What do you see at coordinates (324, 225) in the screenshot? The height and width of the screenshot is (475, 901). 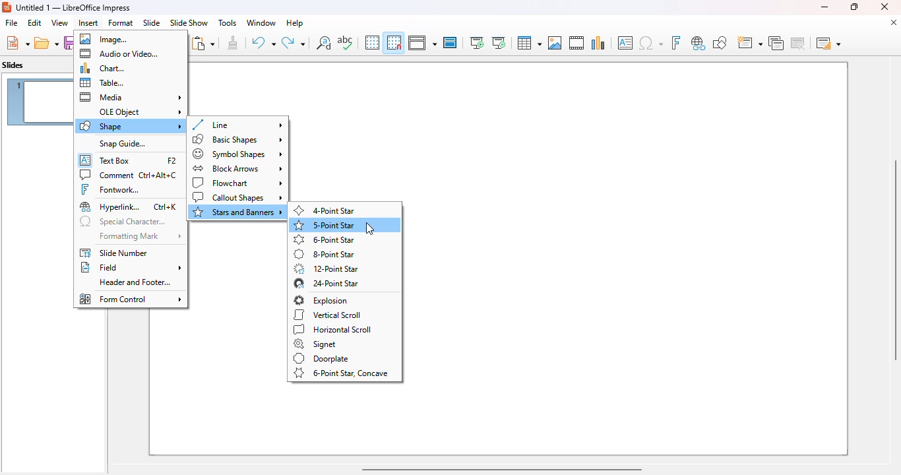 I see `5-point star` at bounding box center [324, 225].